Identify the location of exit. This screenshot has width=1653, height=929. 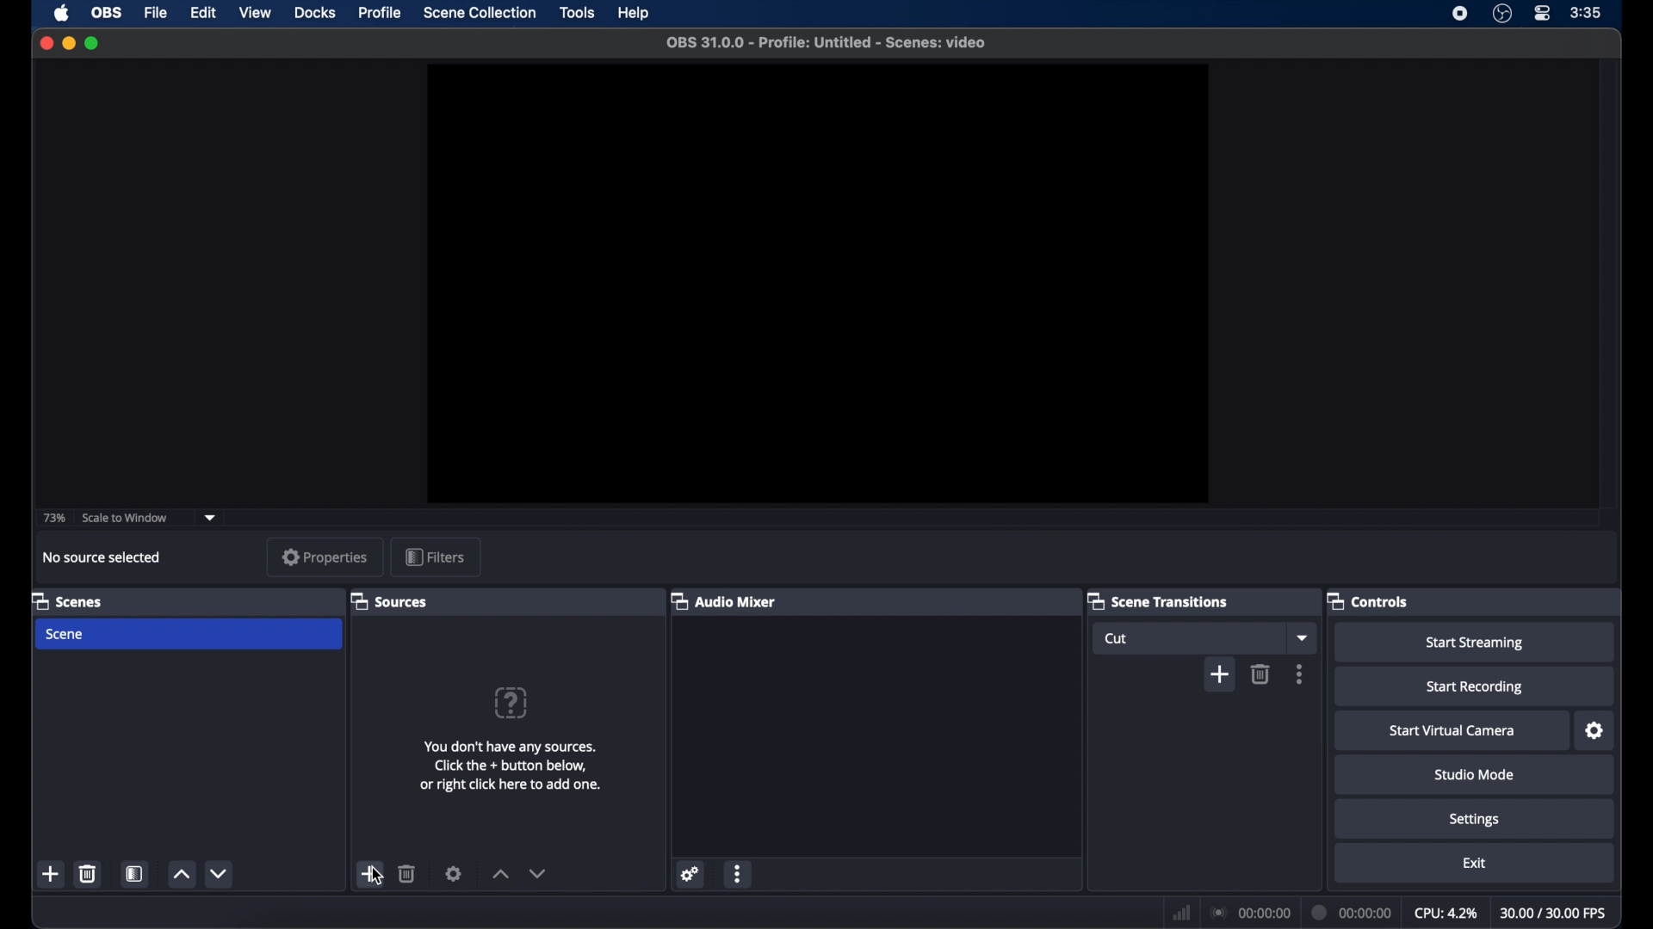
(1474, 862).